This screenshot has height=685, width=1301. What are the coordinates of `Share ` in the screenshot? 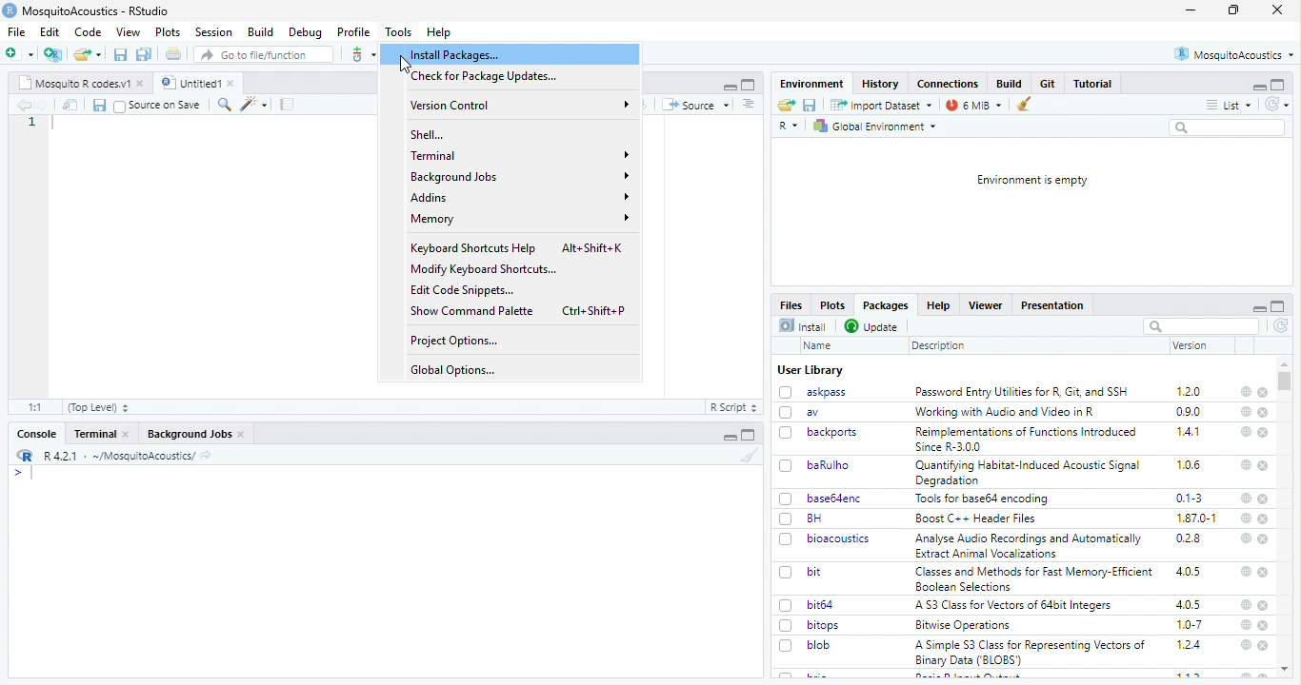 It's located at (70, 105).